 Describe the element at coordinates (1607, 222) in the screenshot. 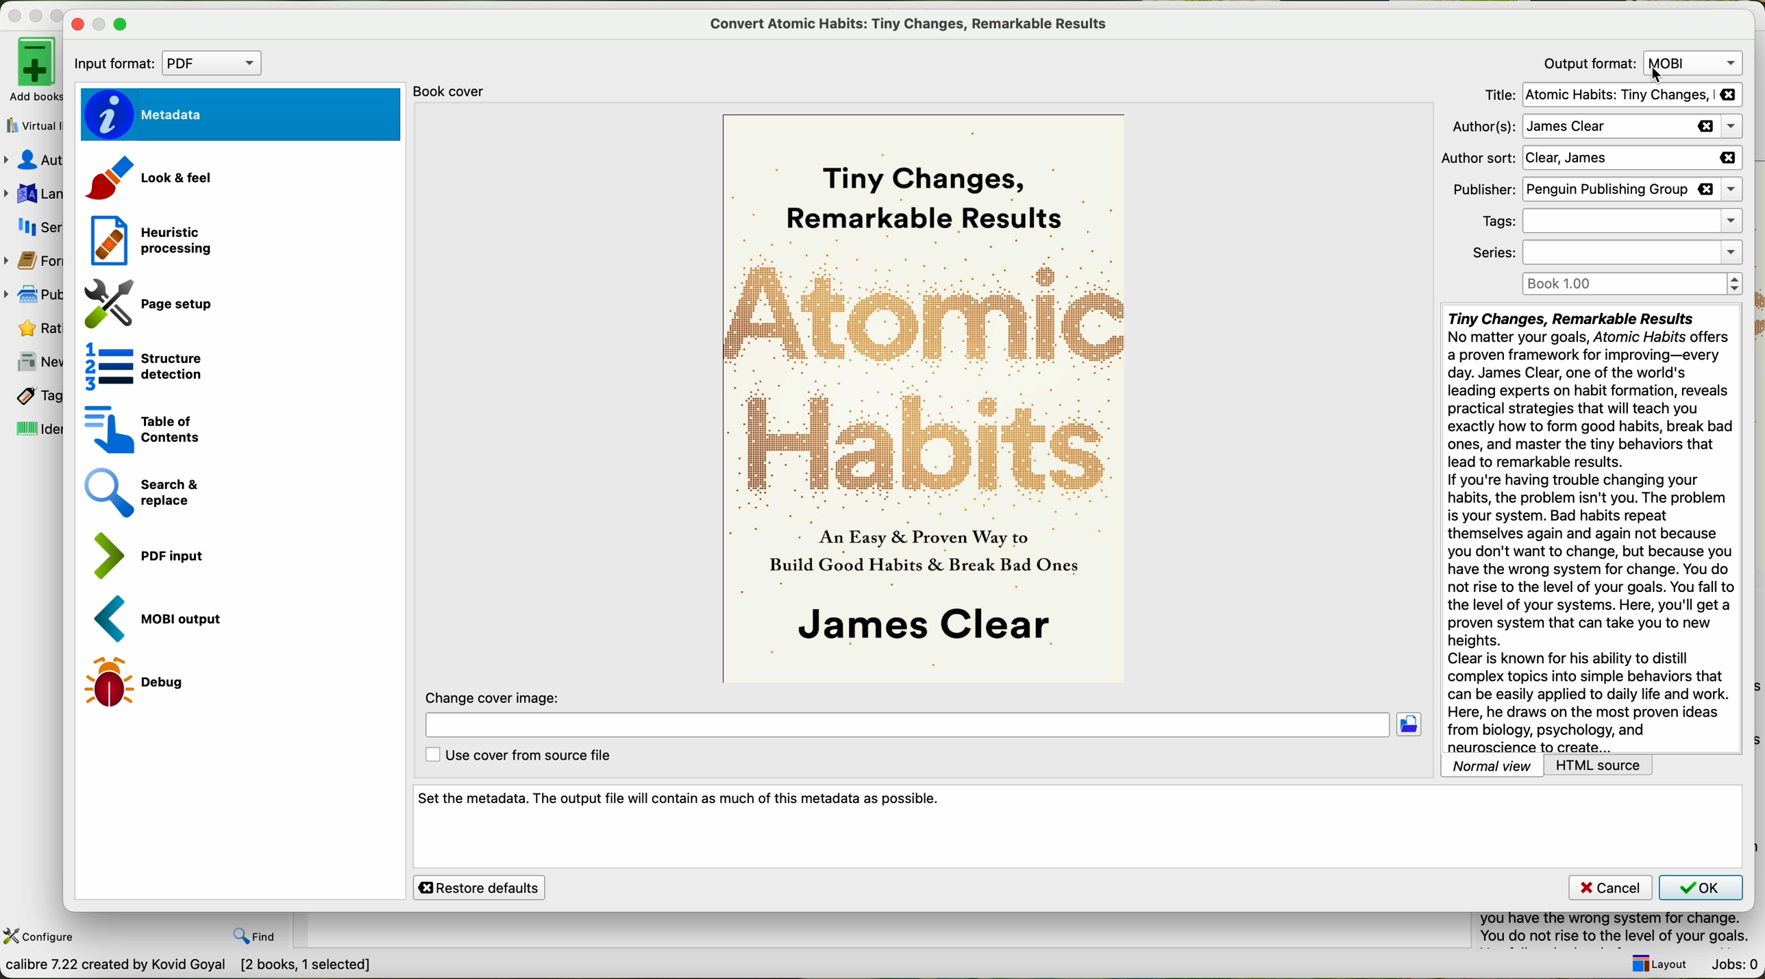

I see `tags` at that location.